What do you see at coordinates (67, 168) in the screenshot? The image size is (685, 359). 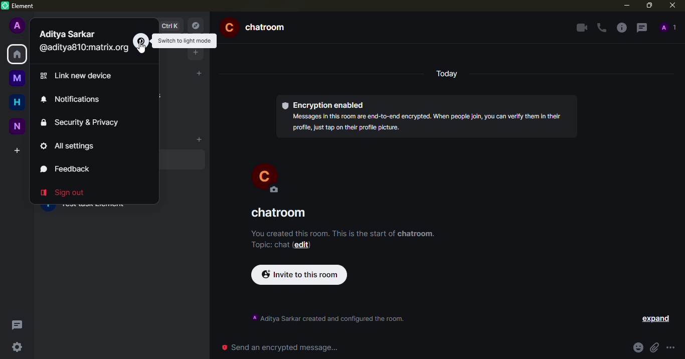 I see `feedback` at bounding box center [67, 168].